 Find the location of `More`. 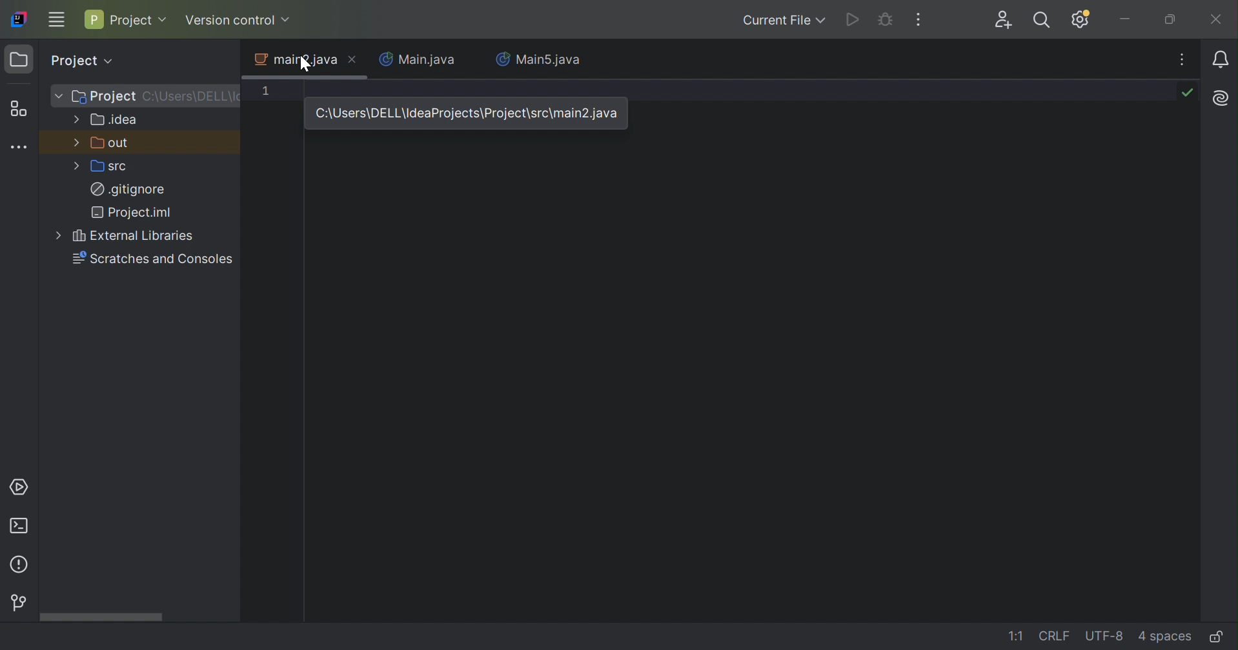

More is located at coordinates (58, 96).